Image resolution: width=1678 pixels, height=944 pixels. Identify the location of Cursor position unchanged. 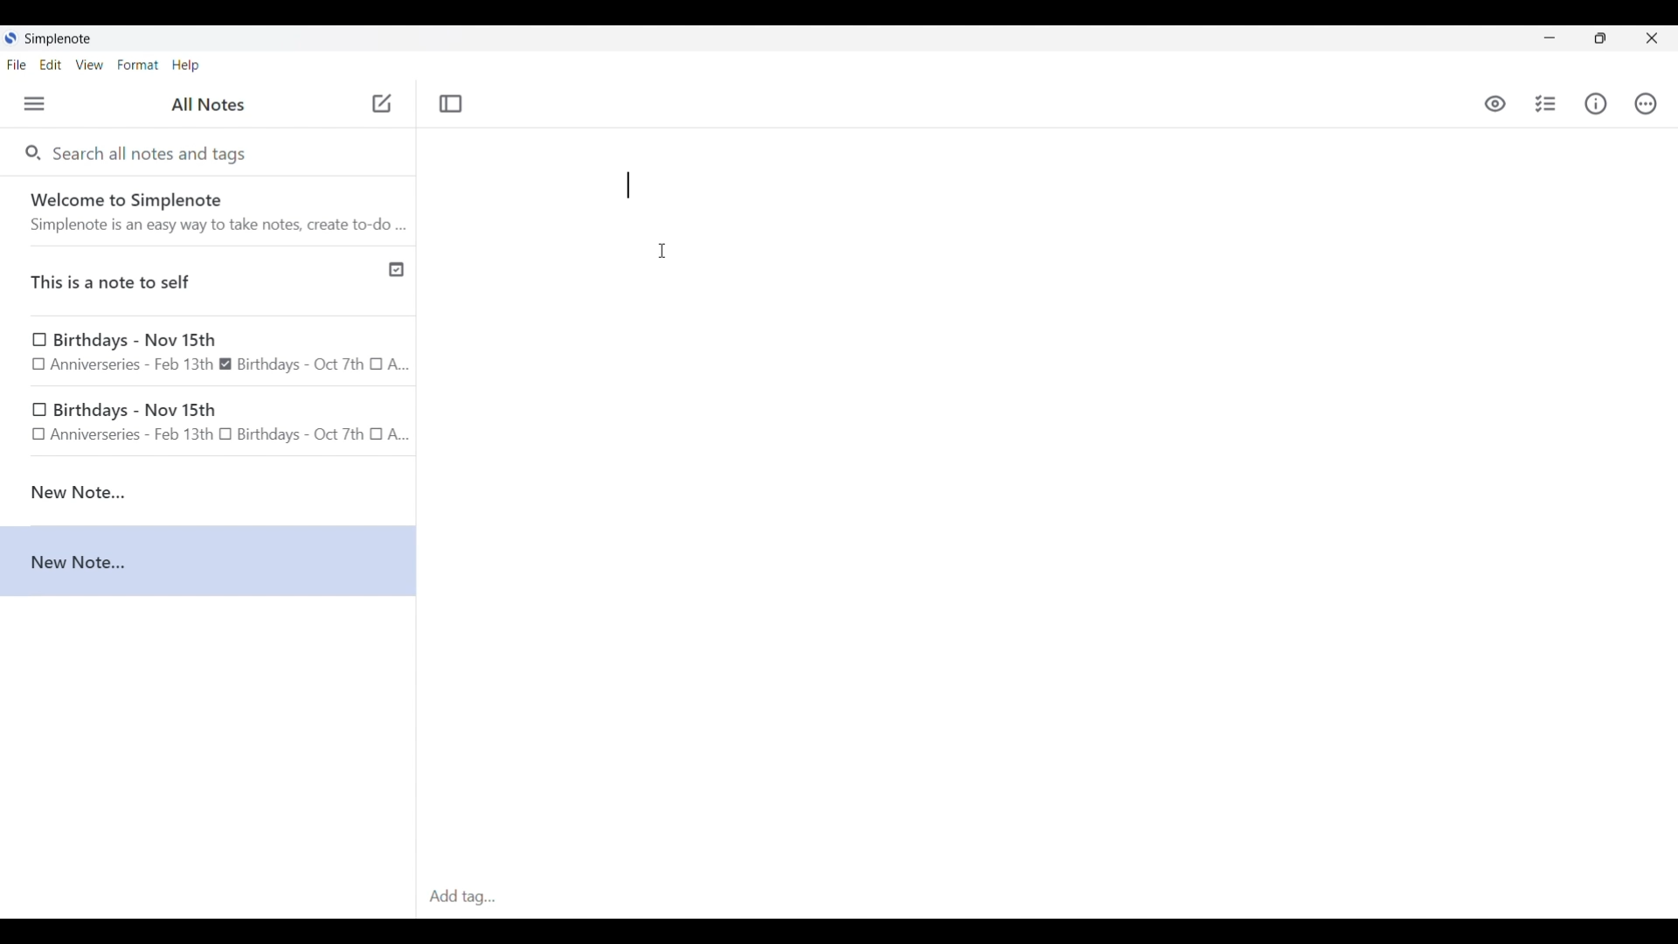
(662, 252).